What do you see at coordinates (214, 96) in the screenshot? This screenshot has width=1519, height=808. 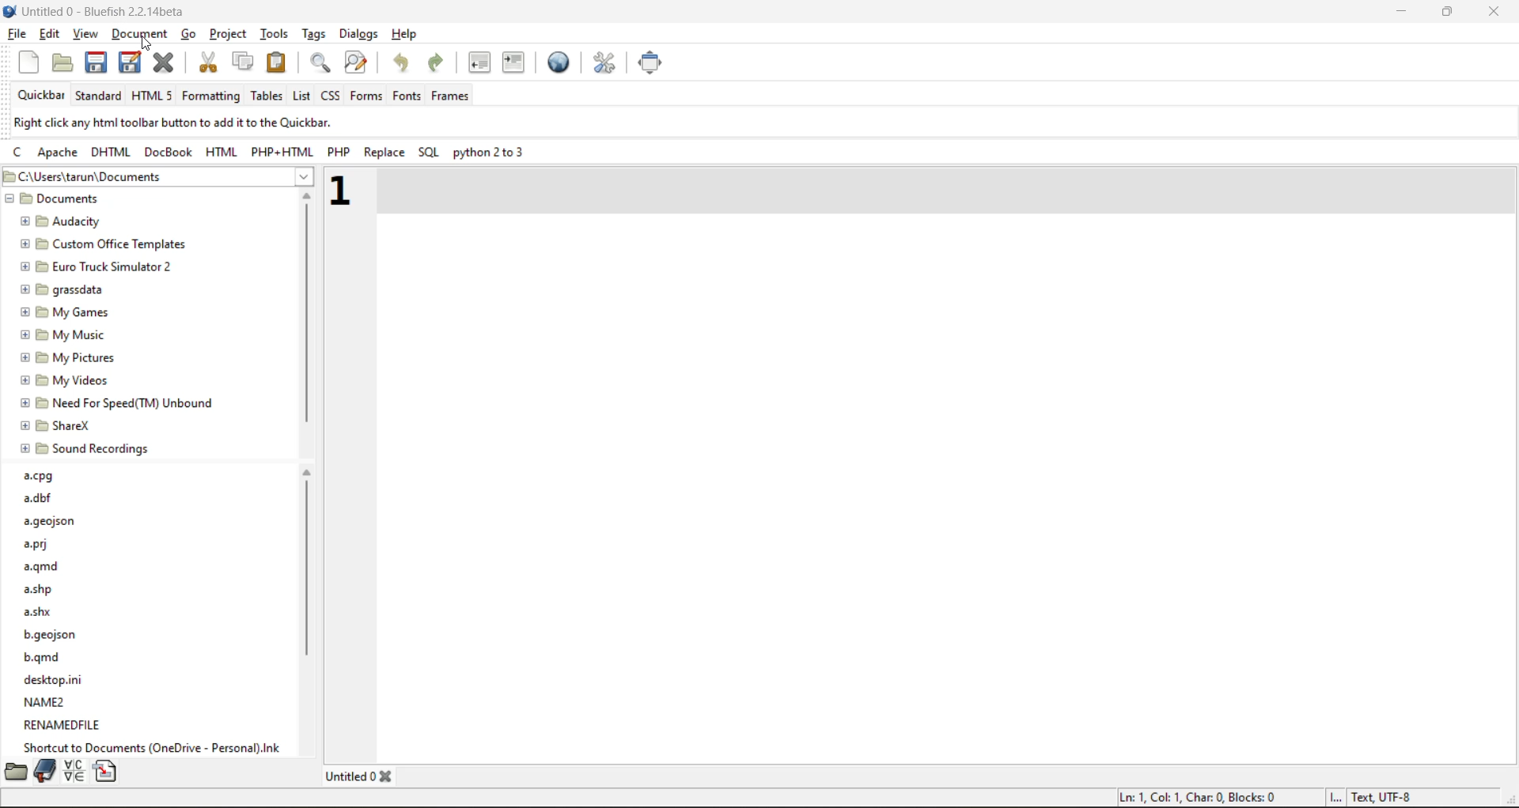 I see `formatting` at bounding box center [214, 96].